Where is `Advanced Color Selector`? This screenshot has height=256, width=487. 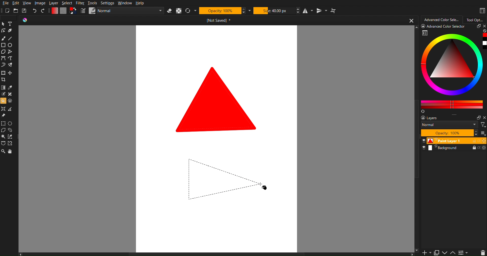
Advanced Color Selector is located at coordinates (452, 68).